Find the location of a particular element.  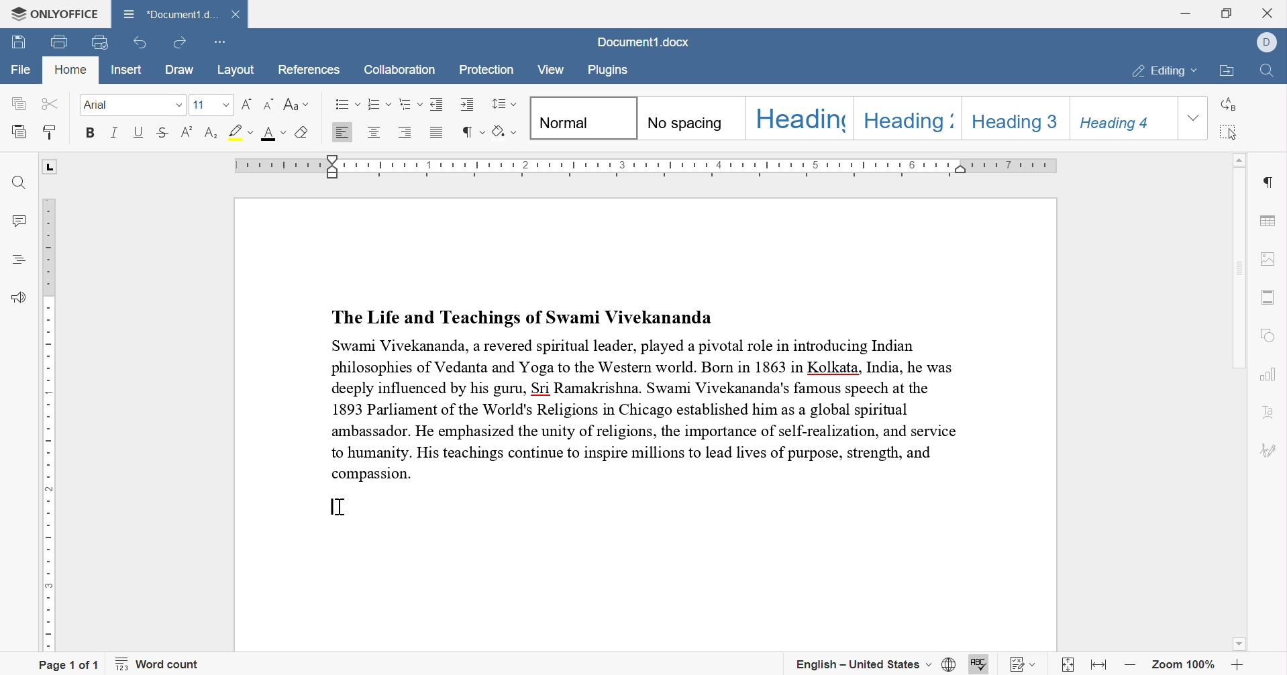

image settings is located at coordinates (1266, 258).